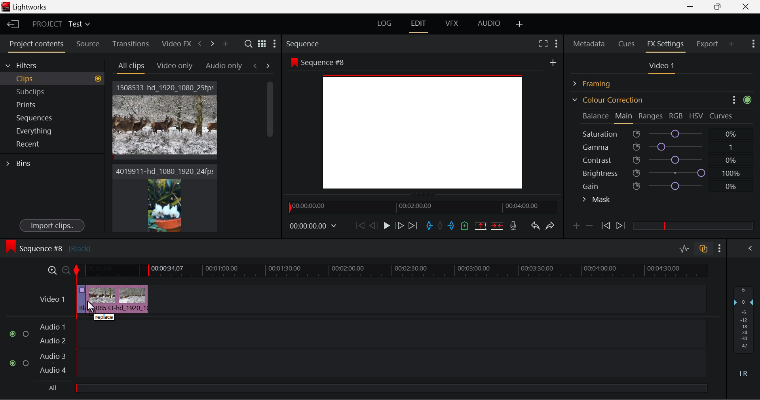 The image size is (760, 400). I want to click on Remove All Marks, so click(441, 227).